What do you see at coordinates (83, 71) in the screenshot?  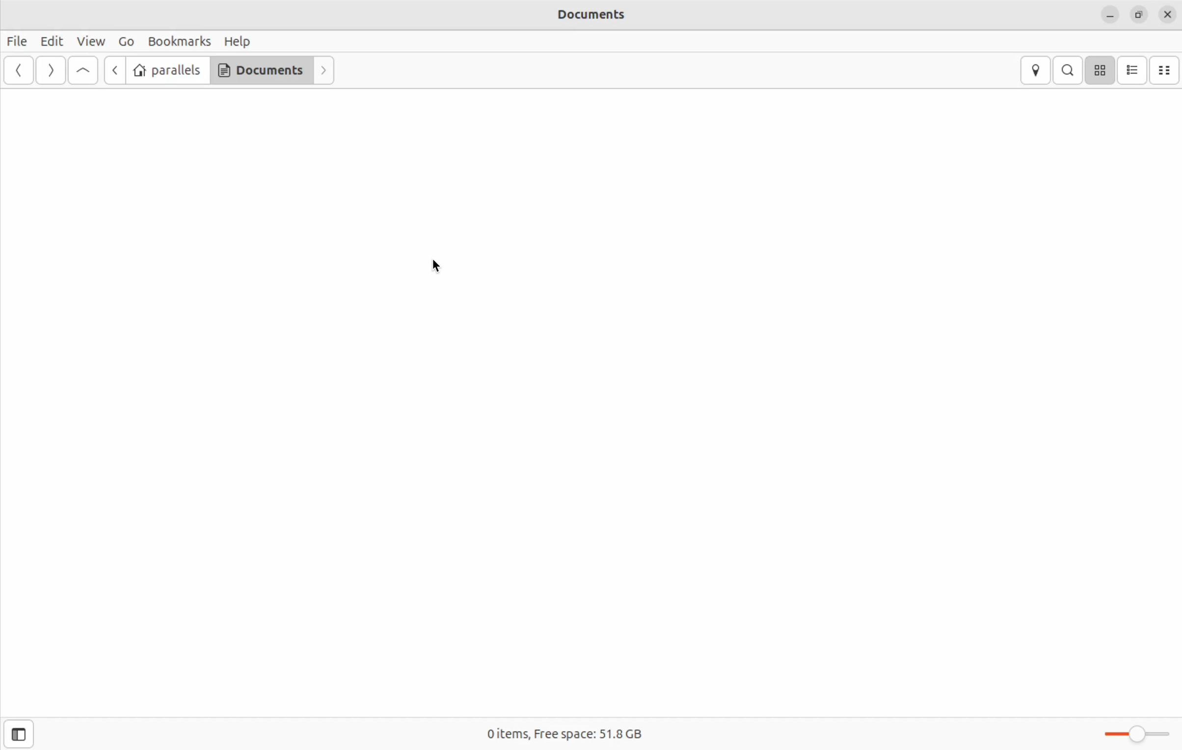 I see `go to first file` at bounding box center [83, 71].